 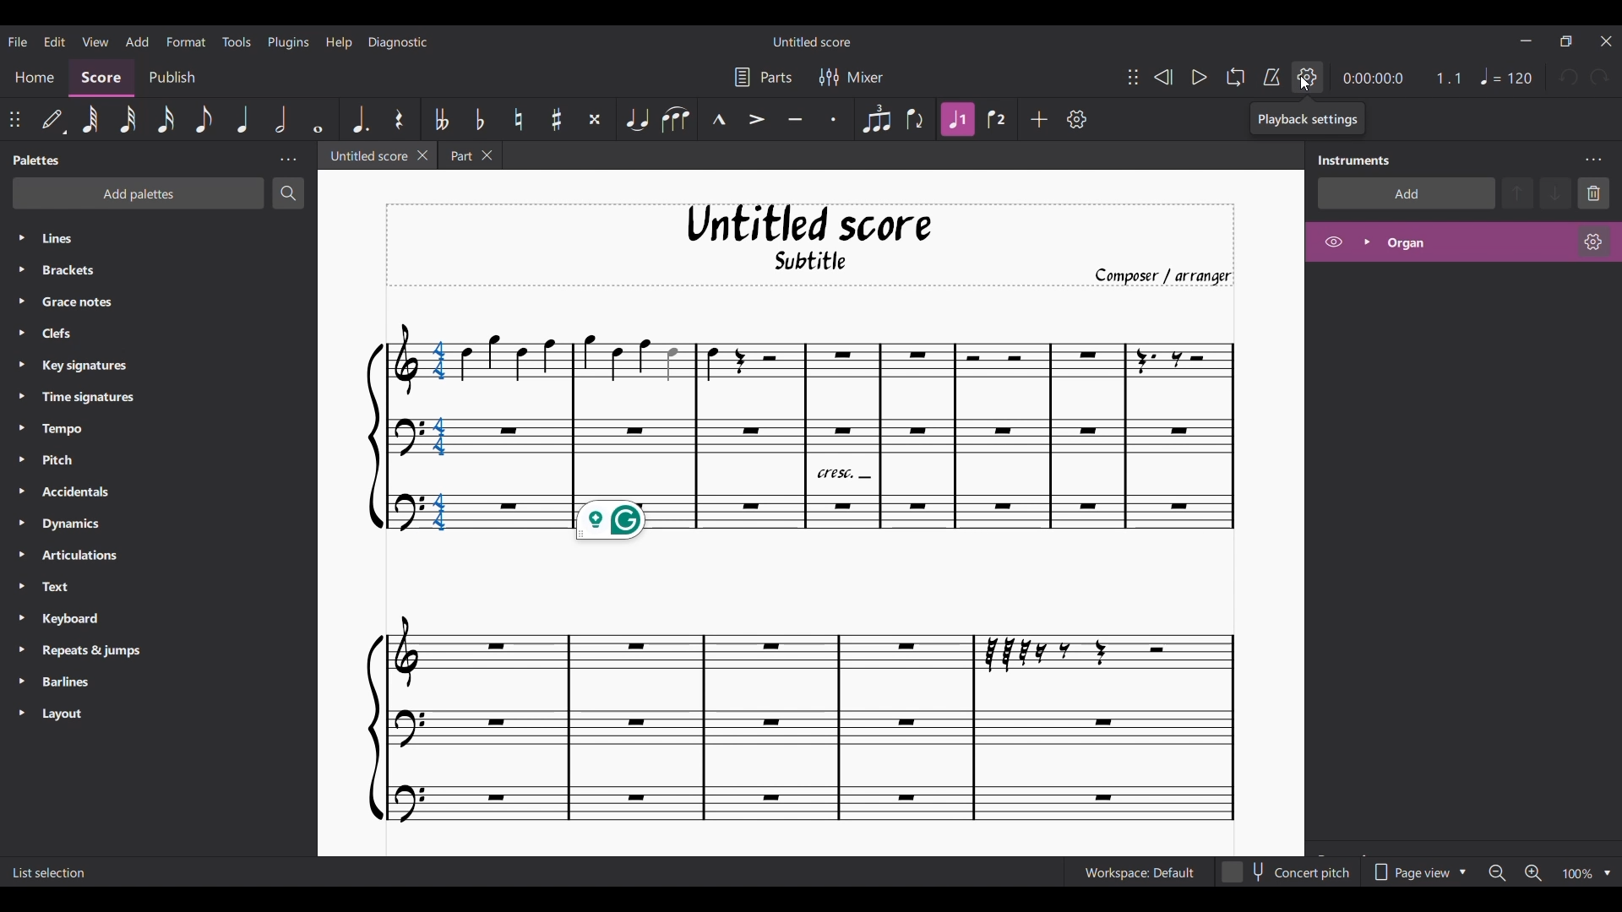 What do you see at coordinates (1593, 193) in the screenshot?
I see `Delete` at bounding box center [1593, 193].